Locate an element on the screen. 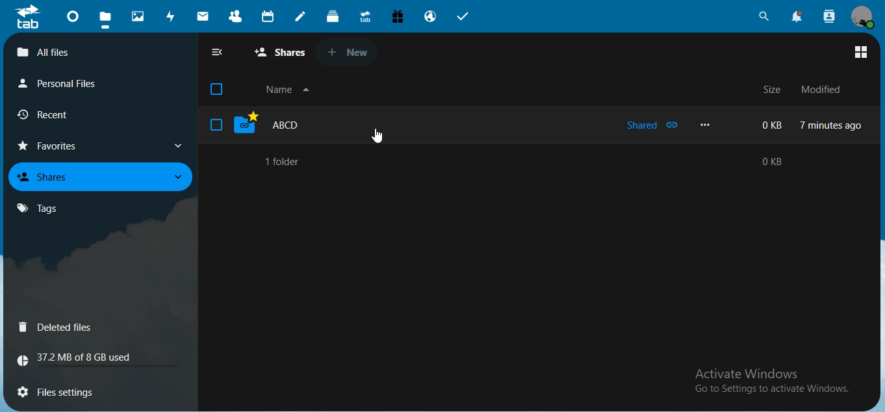 The width and height of the screenshot is (885, 412). files is located at coordinates (105, 18).